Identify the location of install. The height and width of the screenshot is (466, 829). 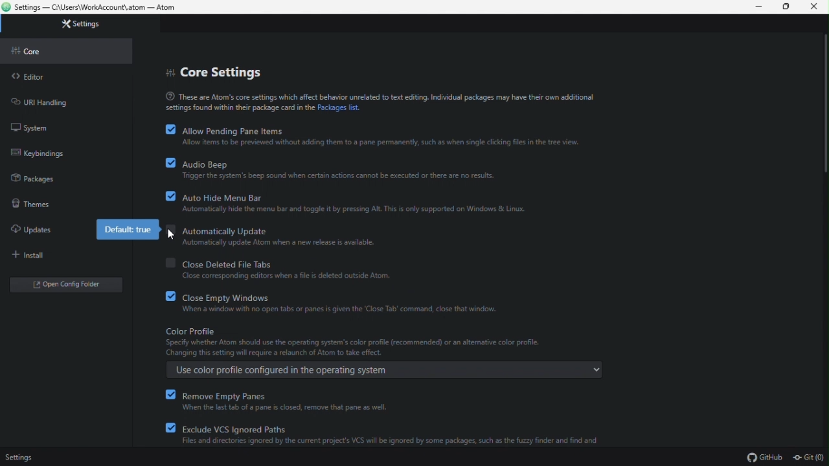
(36, 253).